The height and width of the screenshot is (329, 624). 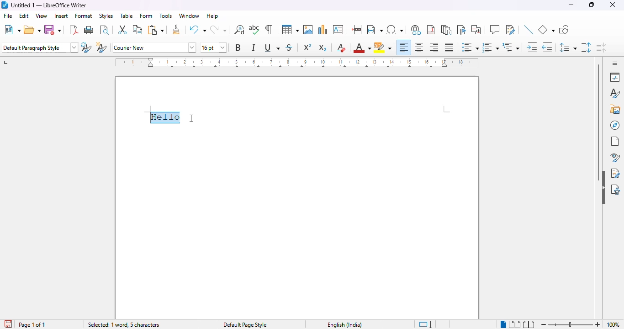 I want to click on find and replace, so click(x=239, y=30).